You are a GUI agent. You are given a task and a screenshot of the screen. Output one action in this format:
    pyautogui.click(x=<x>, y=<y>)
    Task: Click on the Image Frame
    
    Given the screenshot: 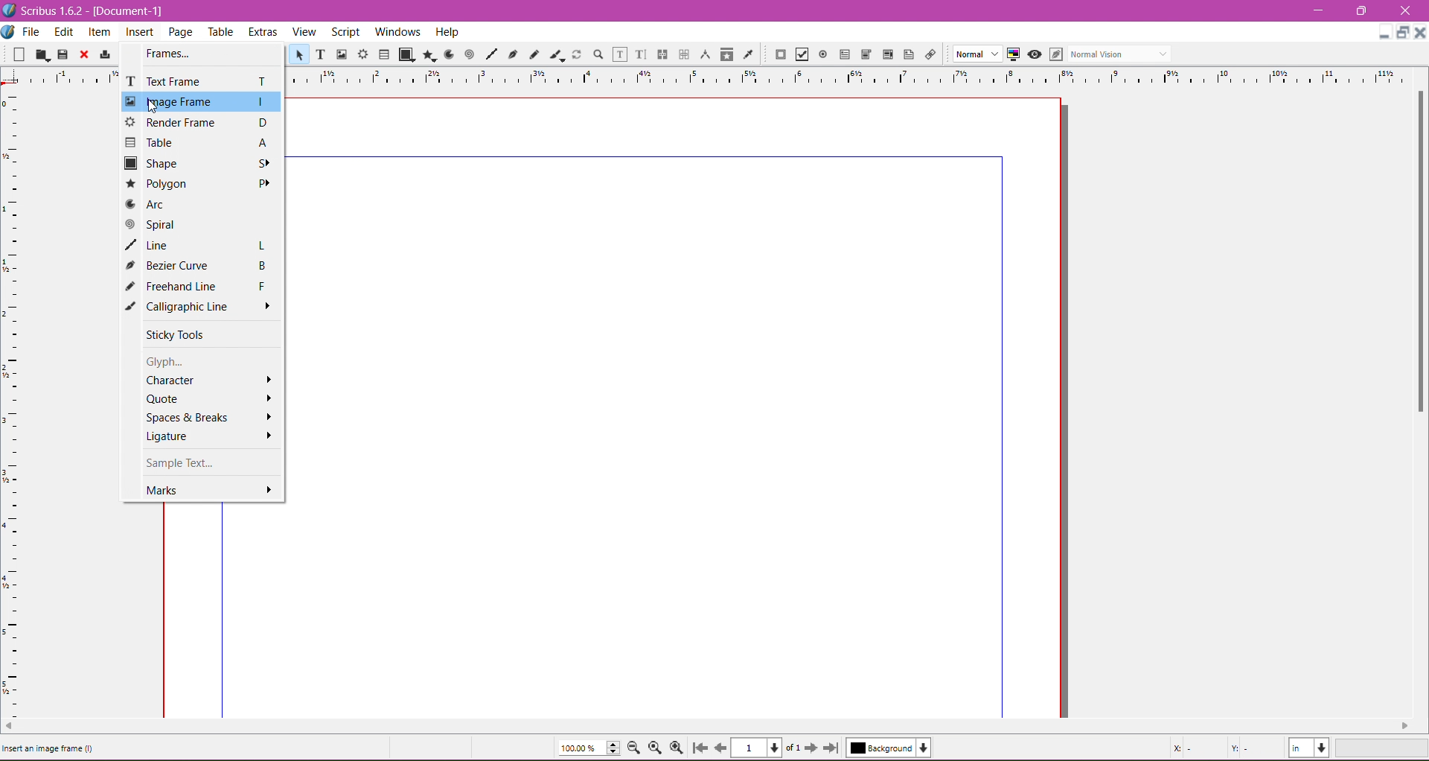 What is the action you would take?
    pyautogui.click(x=342, y=54)
    